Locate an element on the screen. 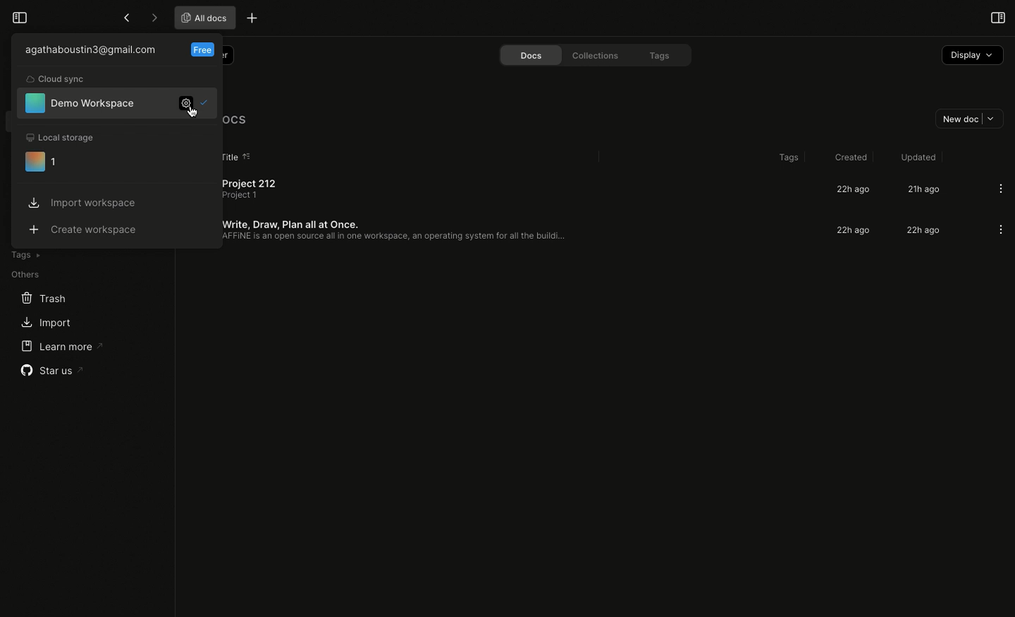 The width and height of the screenshot is (1015, 617). Selection is located at coordinates (207, 104).